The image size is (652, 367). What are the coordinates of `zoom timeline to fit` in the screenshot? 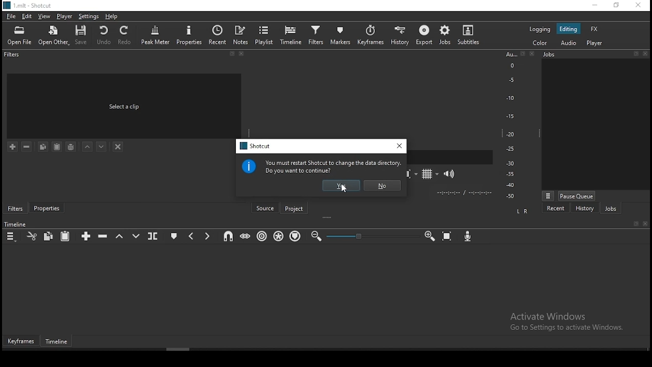 It's located at (448, 236).